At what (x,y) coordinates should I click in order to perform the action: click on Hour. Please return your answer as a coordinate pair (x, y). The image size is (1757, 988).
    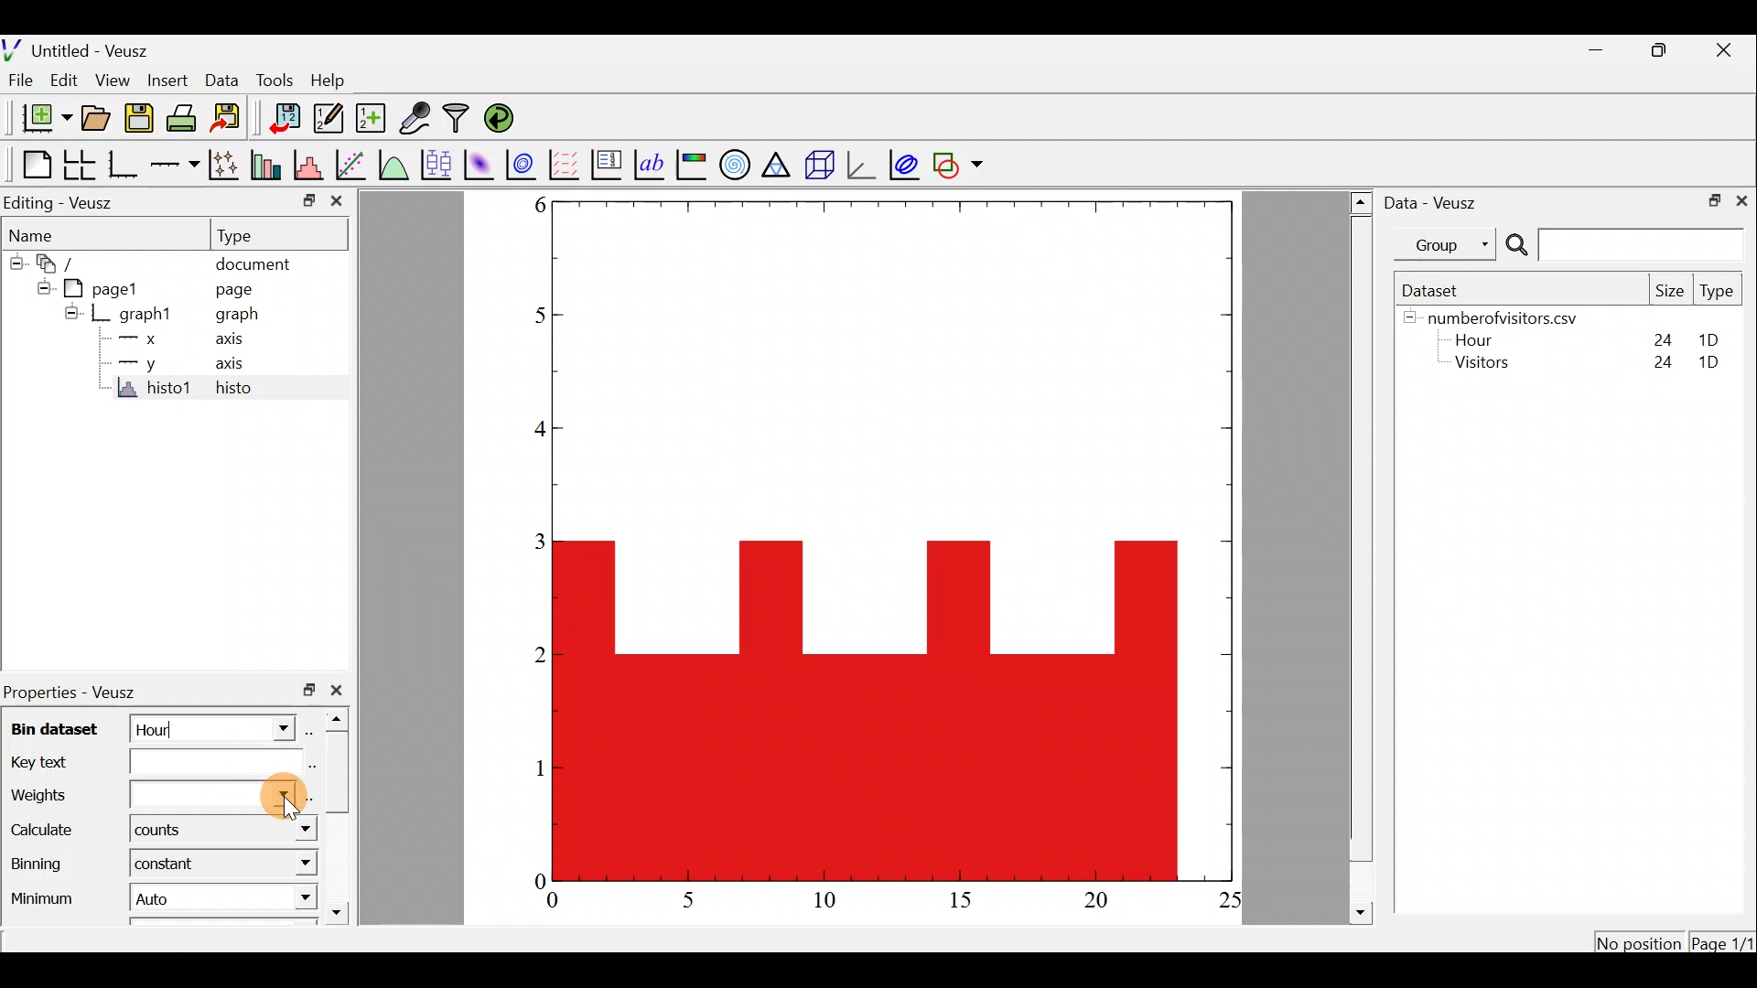
    Looking at the image, I should click on (175, 728).